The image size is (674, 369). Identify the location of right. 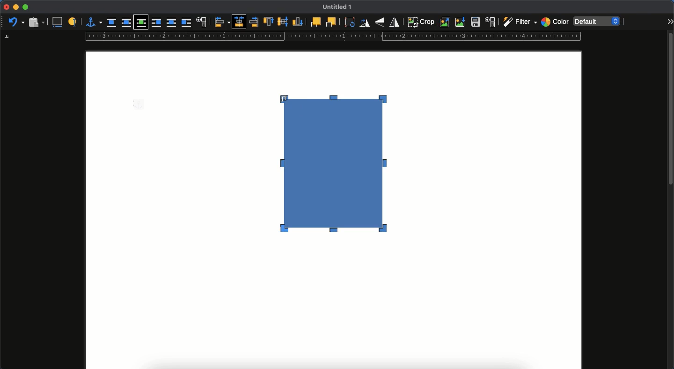
(255, 22).